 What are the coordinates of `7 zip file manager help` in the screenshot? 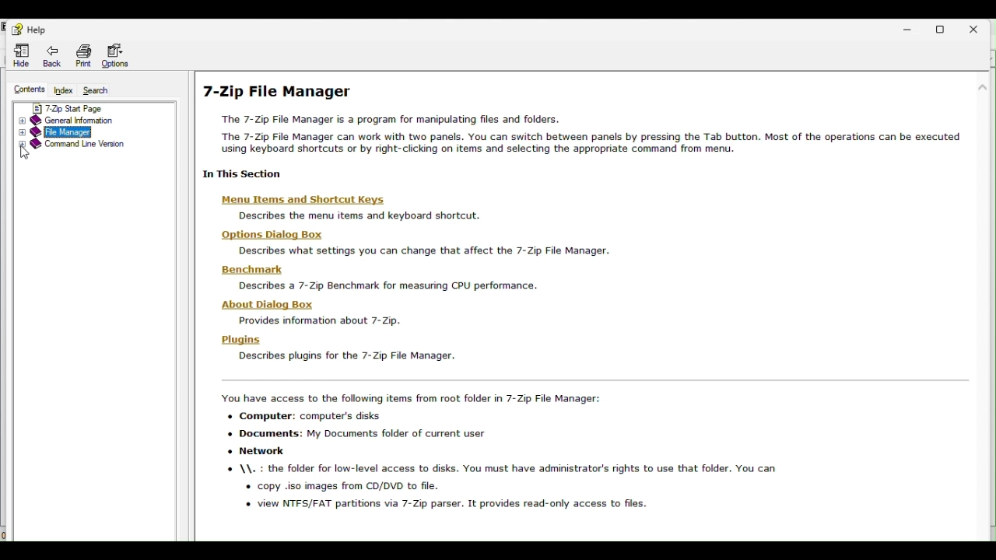 It's located at (282, 89).